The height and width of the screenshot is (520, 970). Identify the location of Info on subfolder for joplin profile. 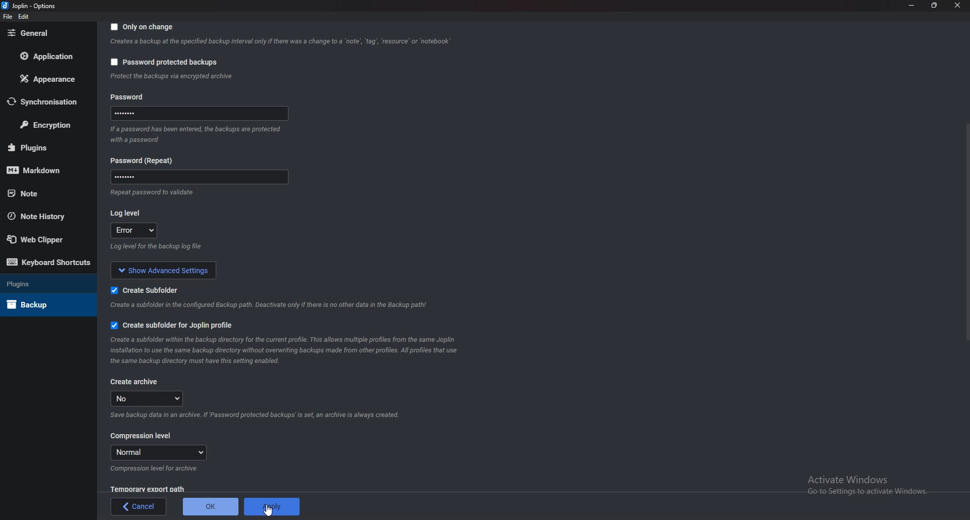
(293, 350).